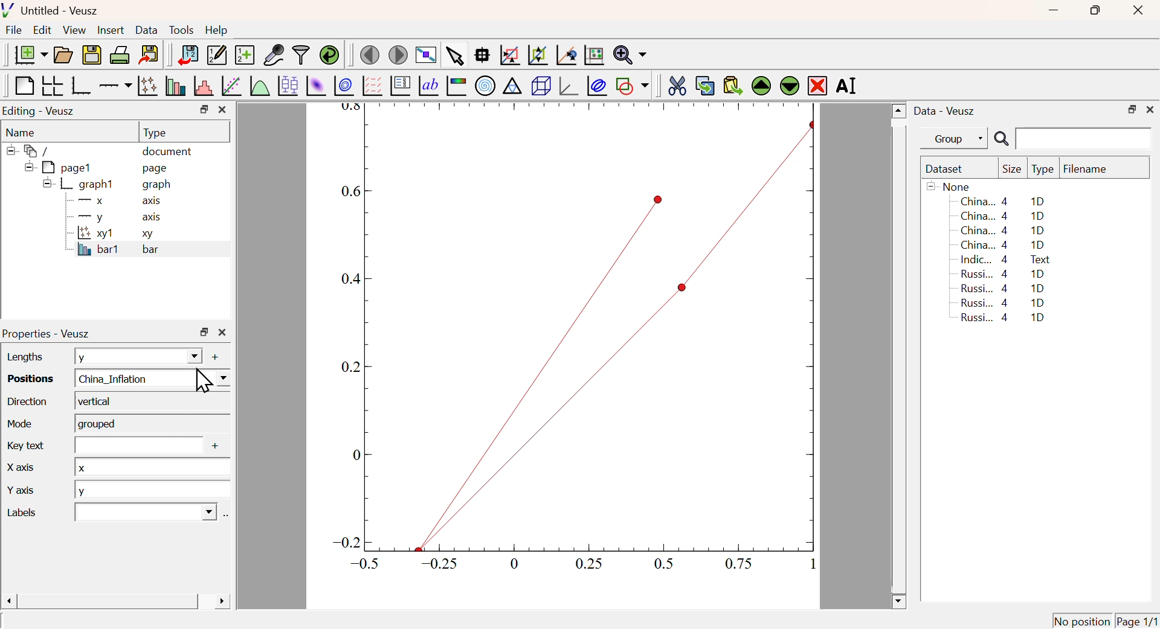 Image resolution: width=1160 pixels, height=629 pixels. I want to click on View, so click(74, 31).